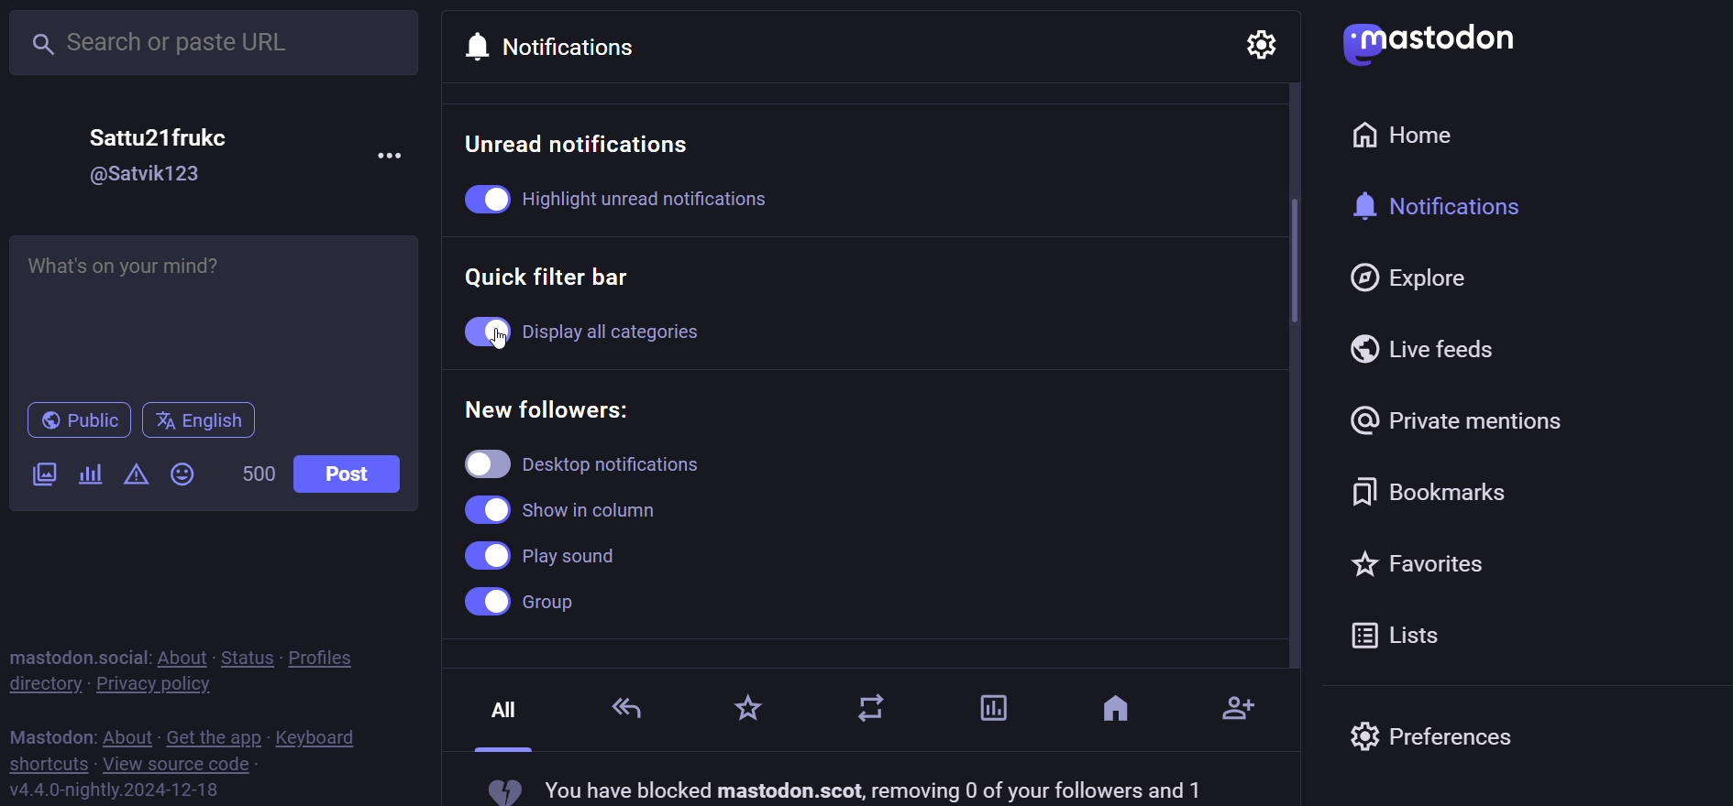  What do you see at coordinates (252, 478) in the screenshot?
I see `500` at bounding box center [252, 478].